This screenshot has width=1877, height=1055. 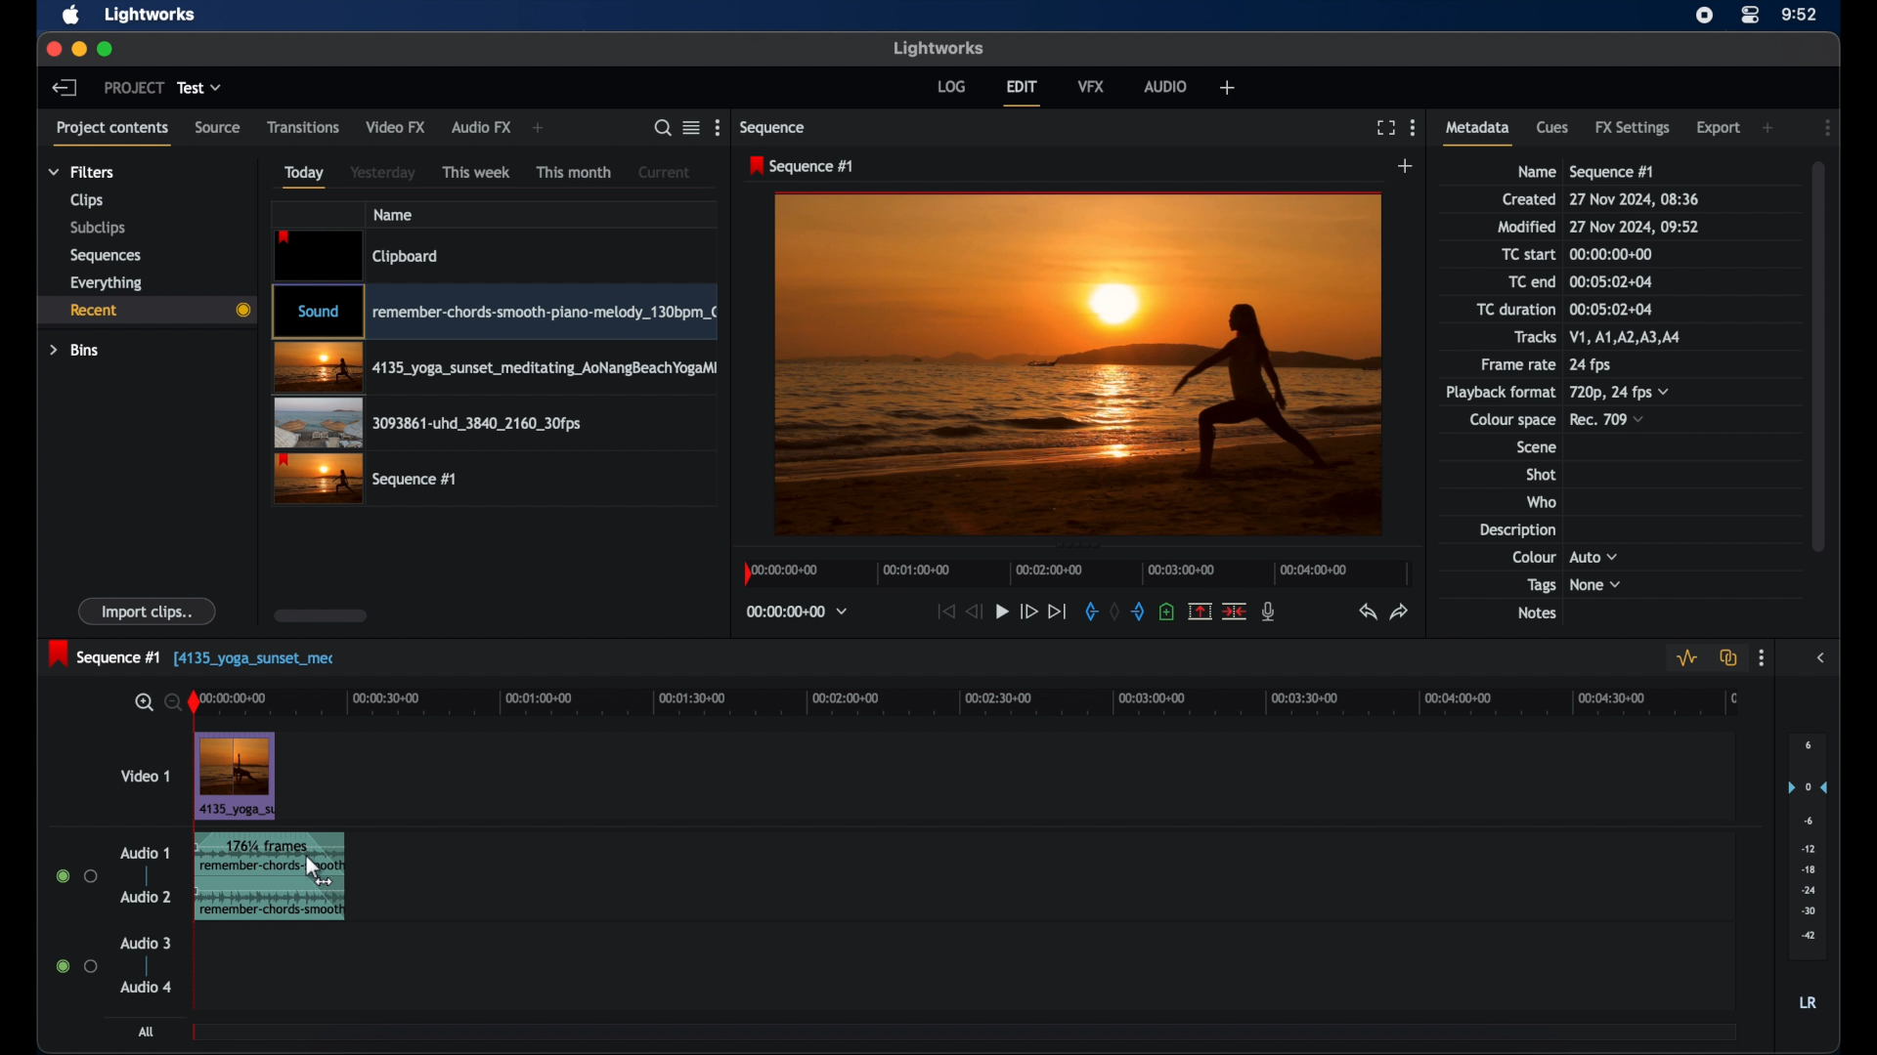 What do you see at coordinates (107, 49) in the screenshot?
I see `maximize` at bounding box center [107, 49].